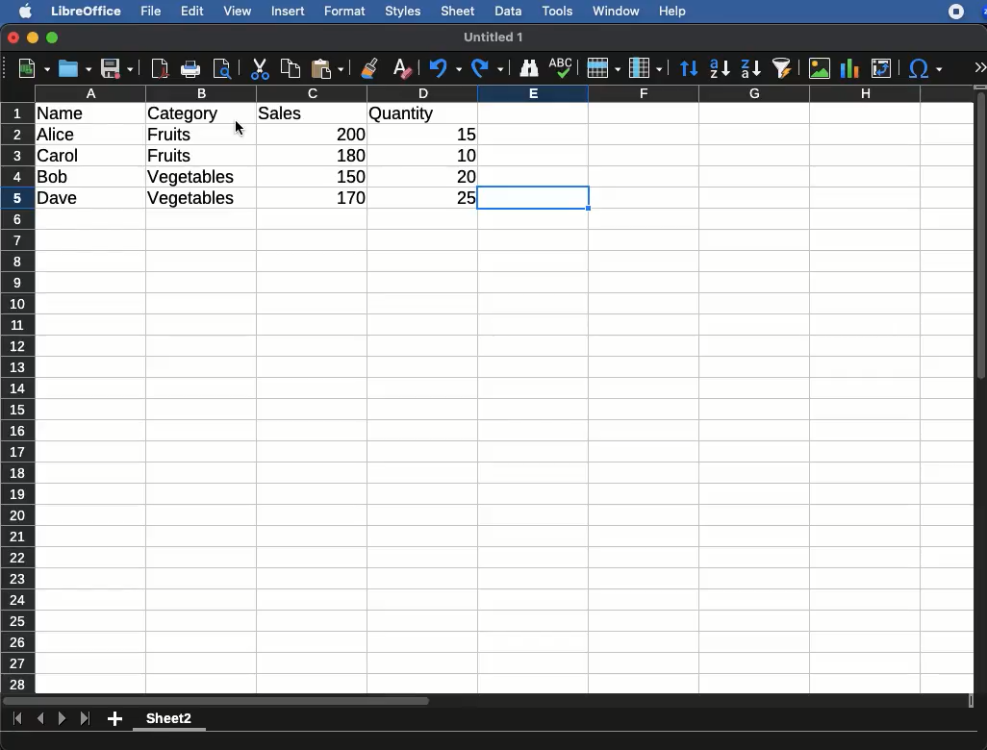 The image size is (987, 750). What do you see at coordinates (161, 68) in the screenshot?
I see `pdf preview` at bounding box center [161, 68].